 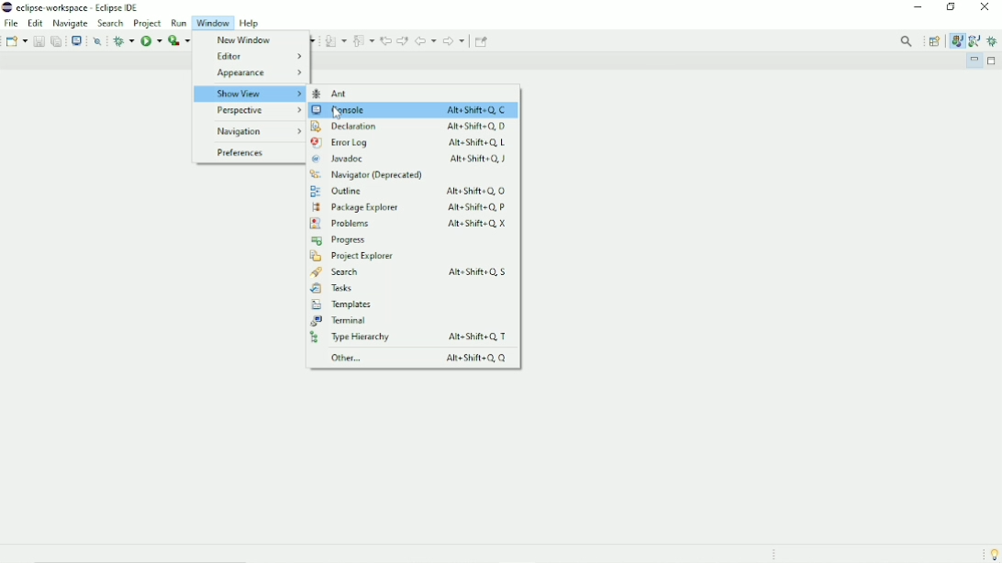 What do you see at coordinates (907, 40) in the screenshot?
I see `Access commands and other items` at bounding box center [907, 40].